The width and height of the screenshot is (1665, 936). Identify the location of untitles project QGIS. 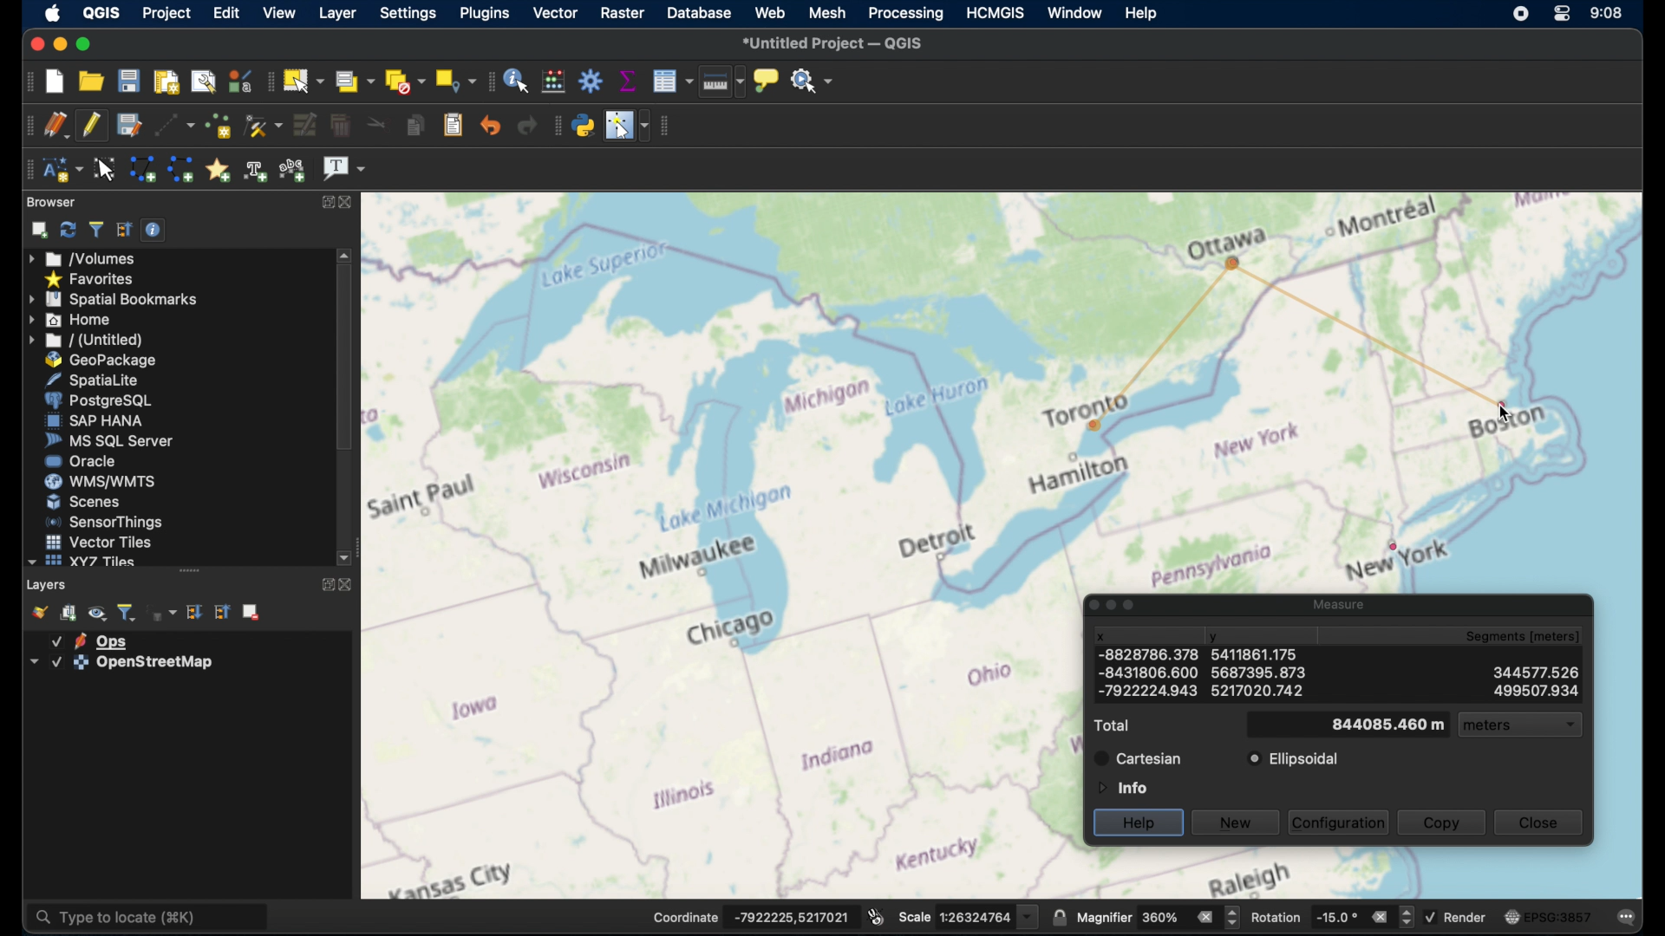
(836, 44).